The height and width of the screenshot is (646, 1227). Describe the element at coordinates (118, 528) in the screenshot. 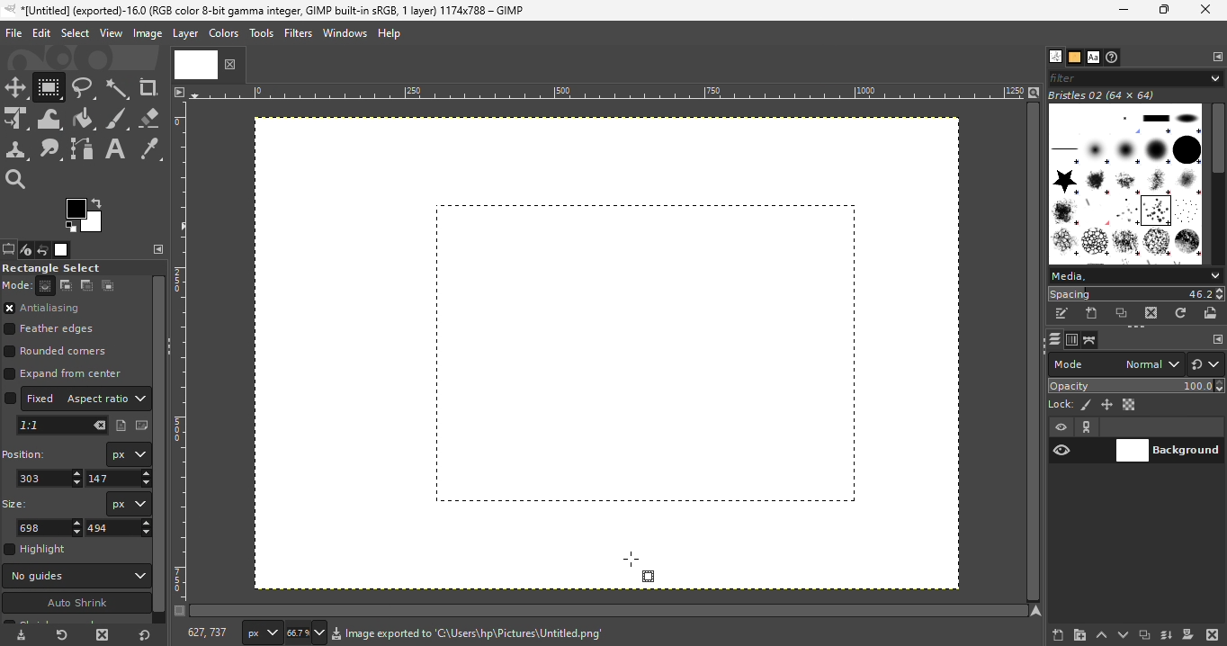

I see `494` at that location.